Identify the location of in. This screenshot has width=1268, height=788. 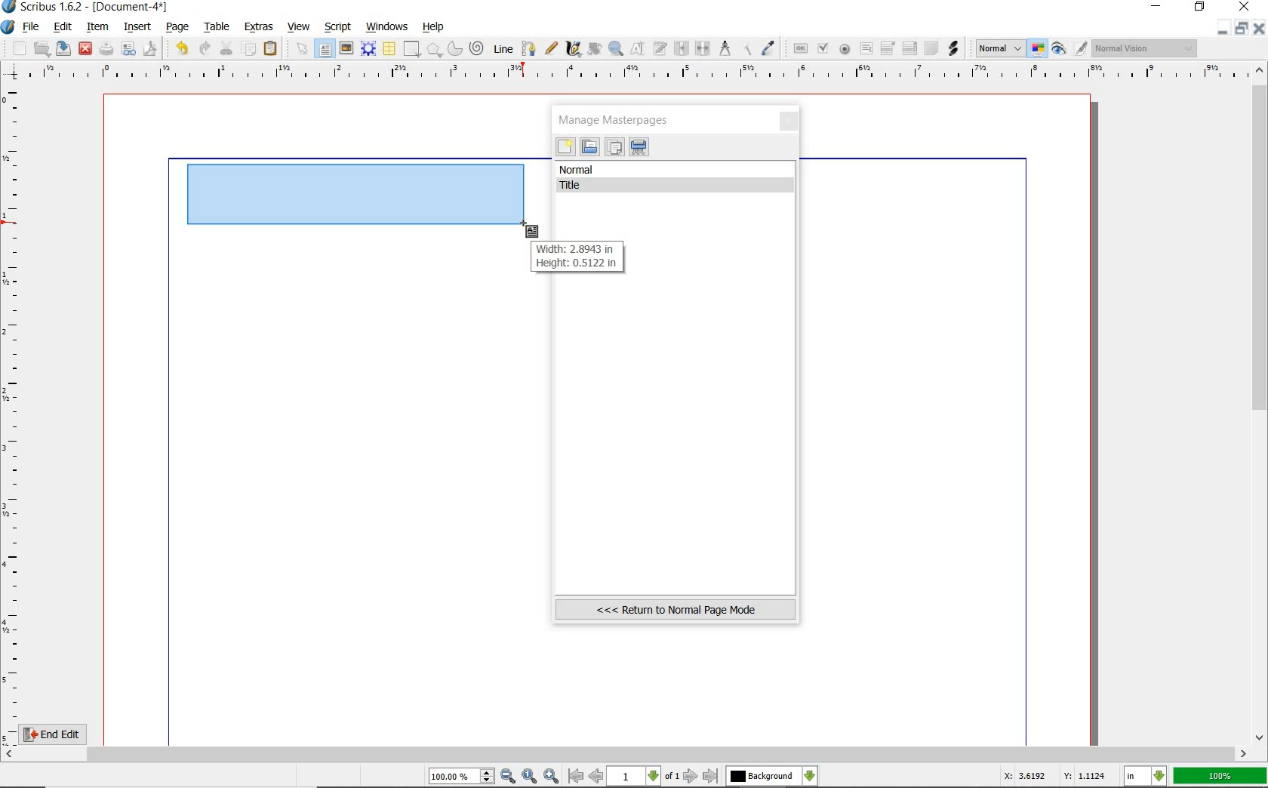
(1146, 777).